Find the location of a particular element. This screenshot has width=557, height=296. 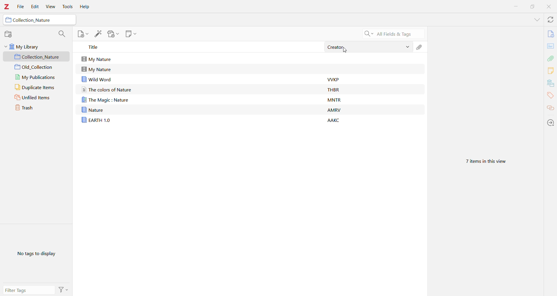

Creator information is located at coordinates (337, 89).